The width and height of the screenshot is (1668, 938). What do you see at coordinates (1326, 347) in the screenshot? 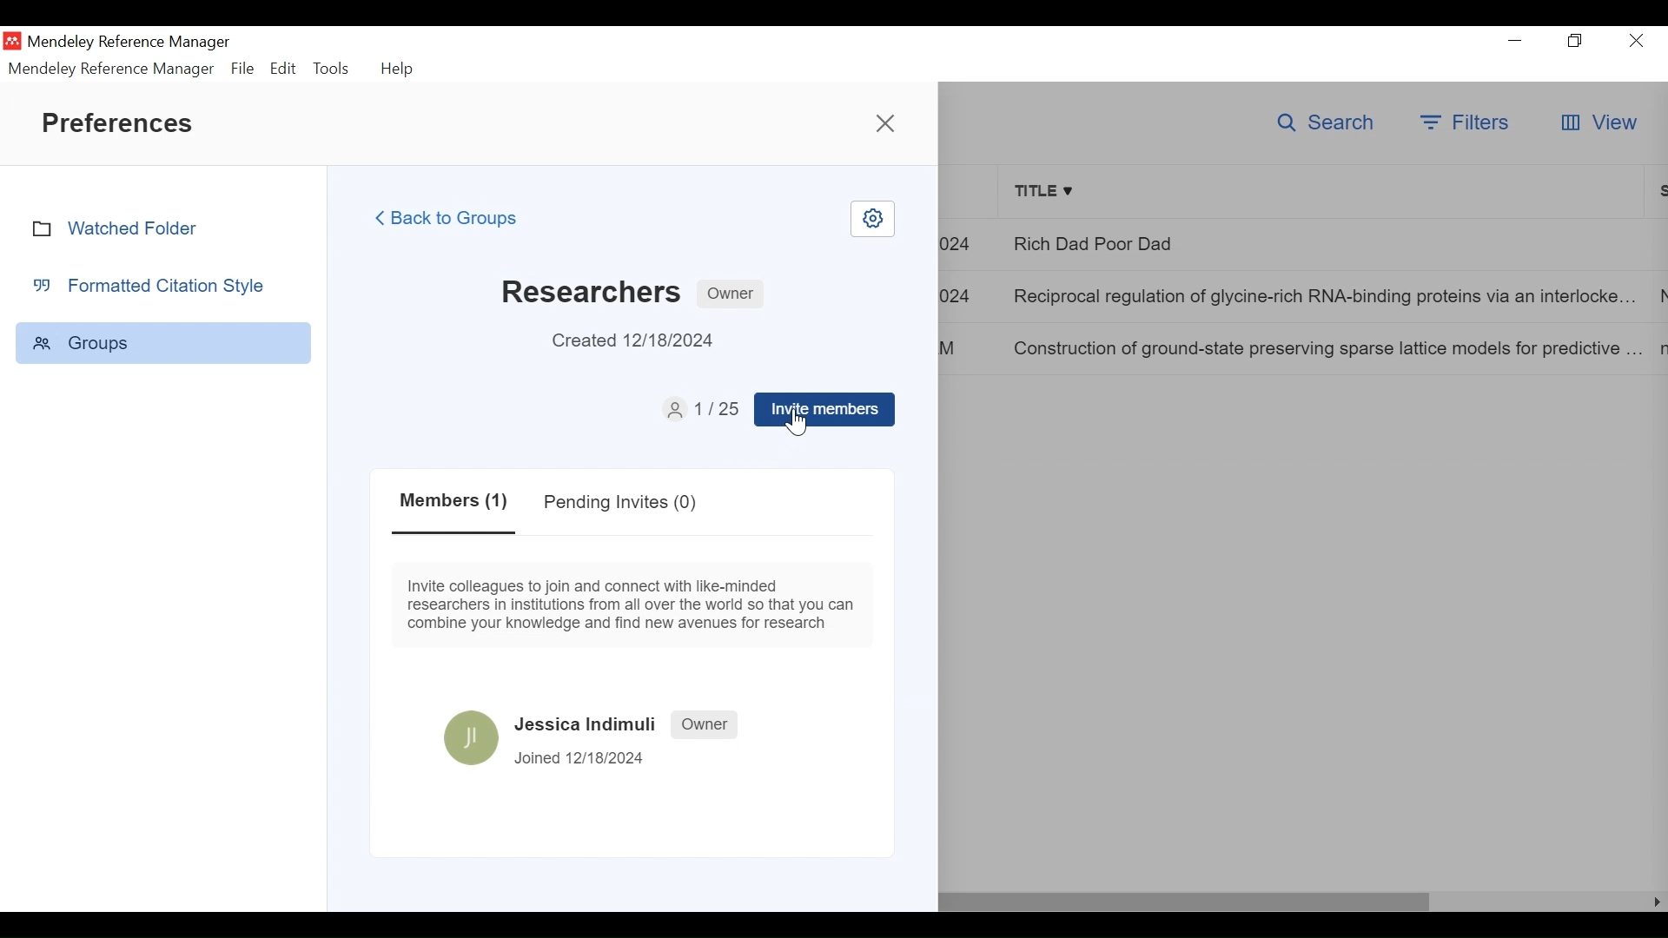
I see `Construction of ground-state preserving sparse lattice models for predictive..` at bounding box center [1326, 347].